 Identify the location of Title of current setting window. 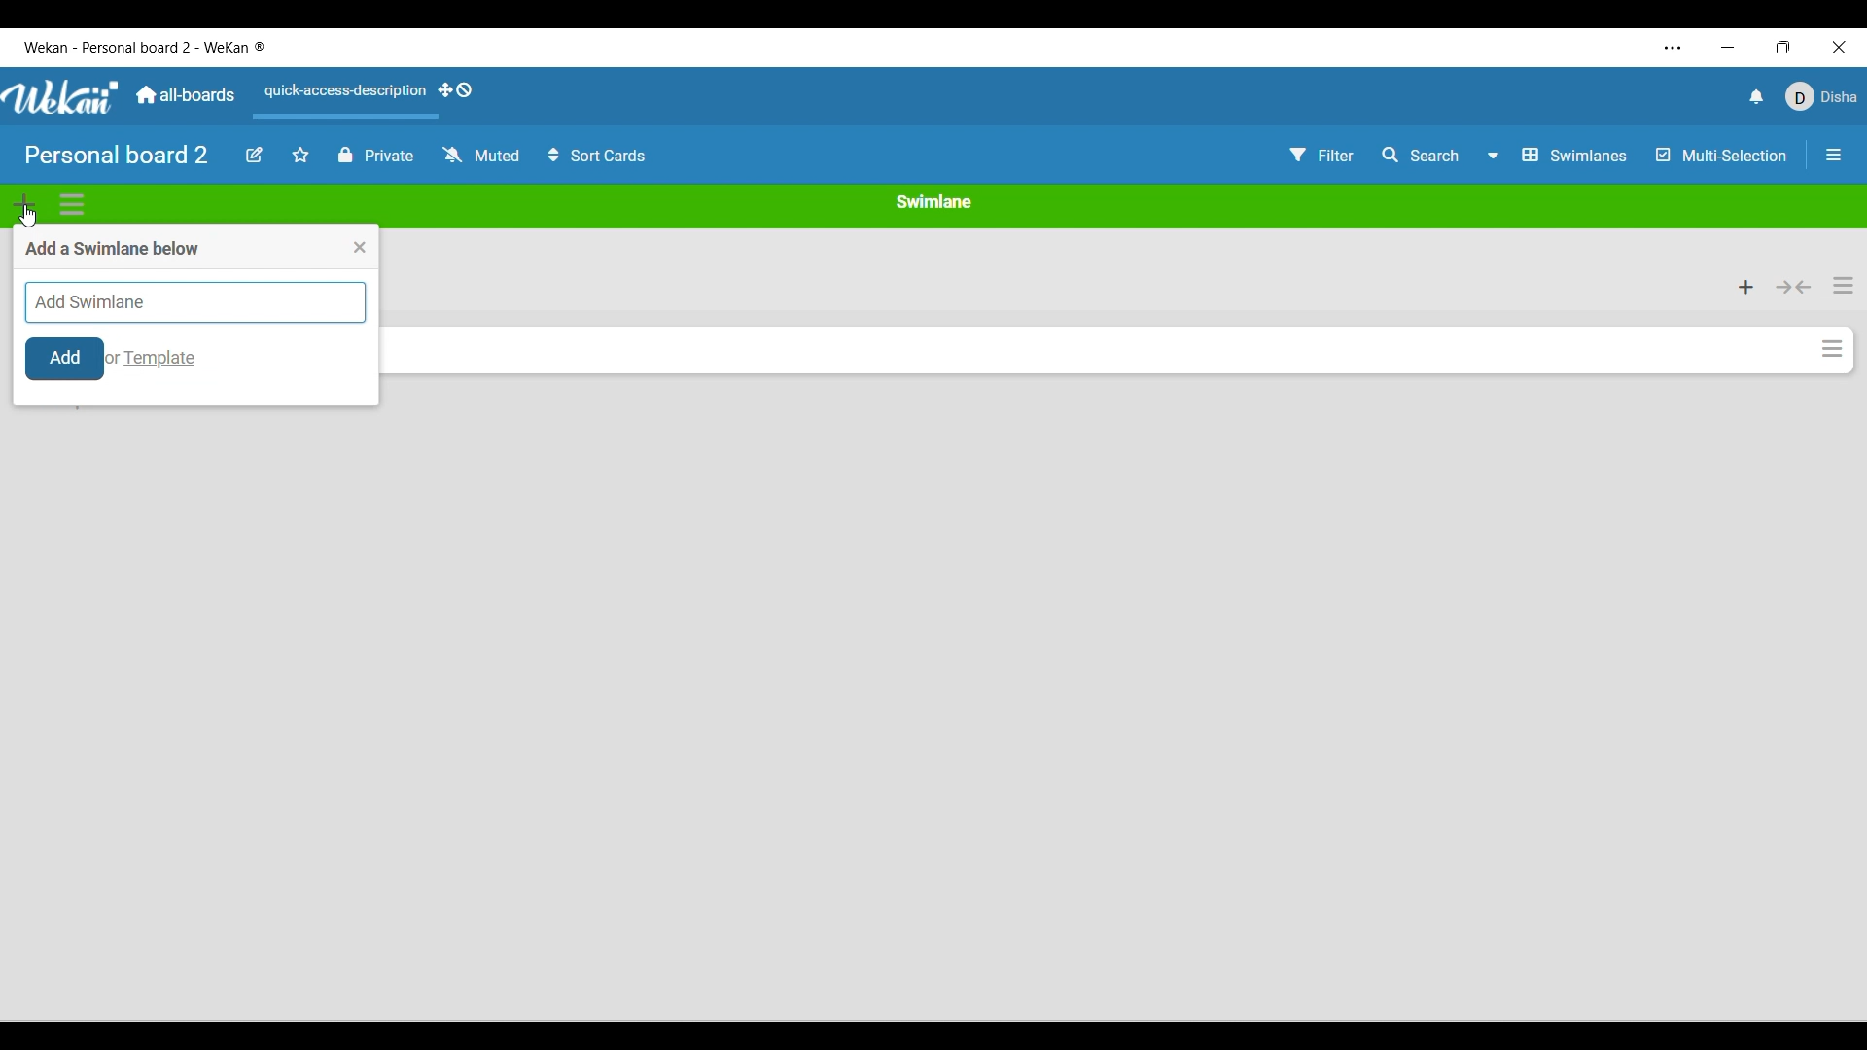
(112, 247).